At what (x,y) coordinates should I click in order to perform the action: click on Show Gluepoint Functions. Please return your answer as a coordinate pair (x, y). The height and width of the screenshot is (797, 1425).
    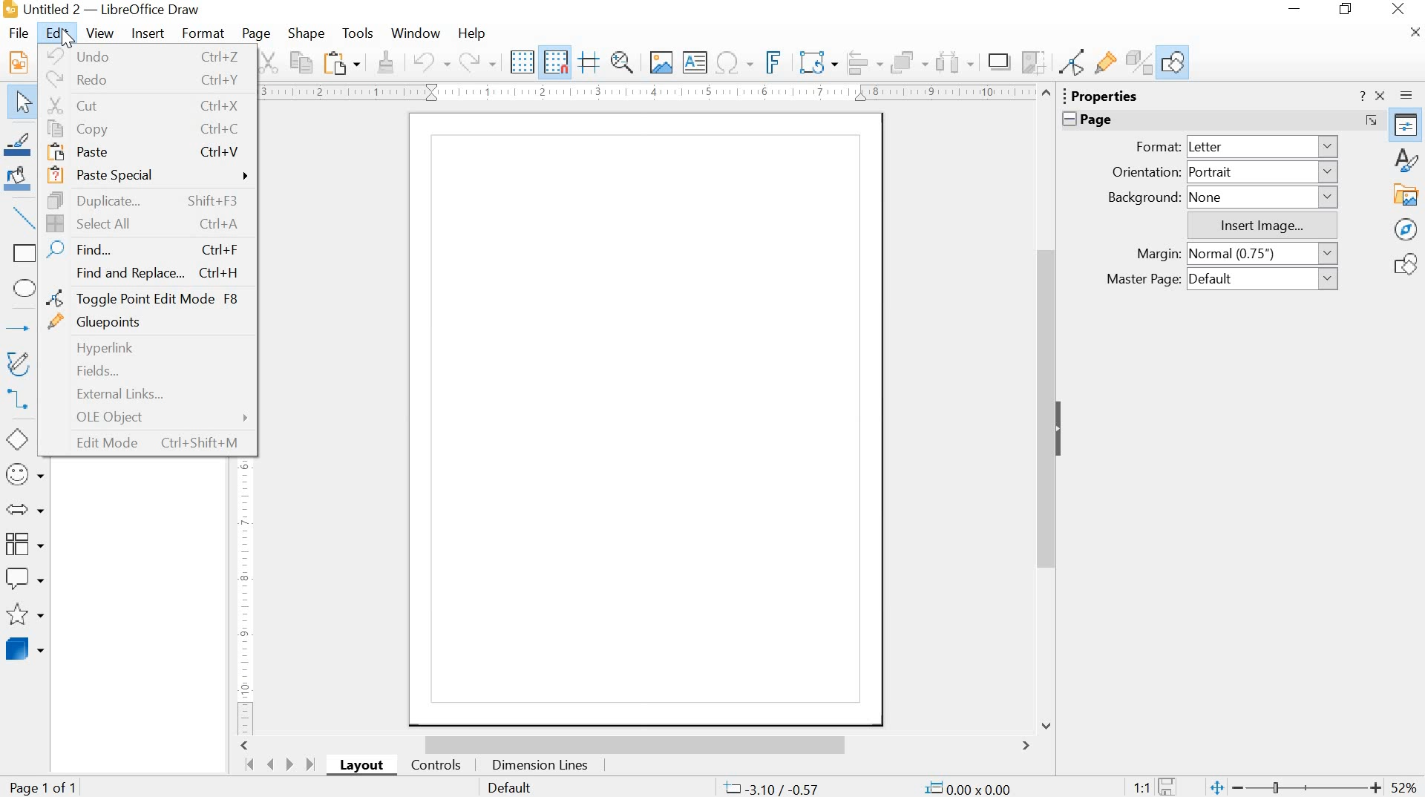
    Looking at the image, I should click on (1107, 62).